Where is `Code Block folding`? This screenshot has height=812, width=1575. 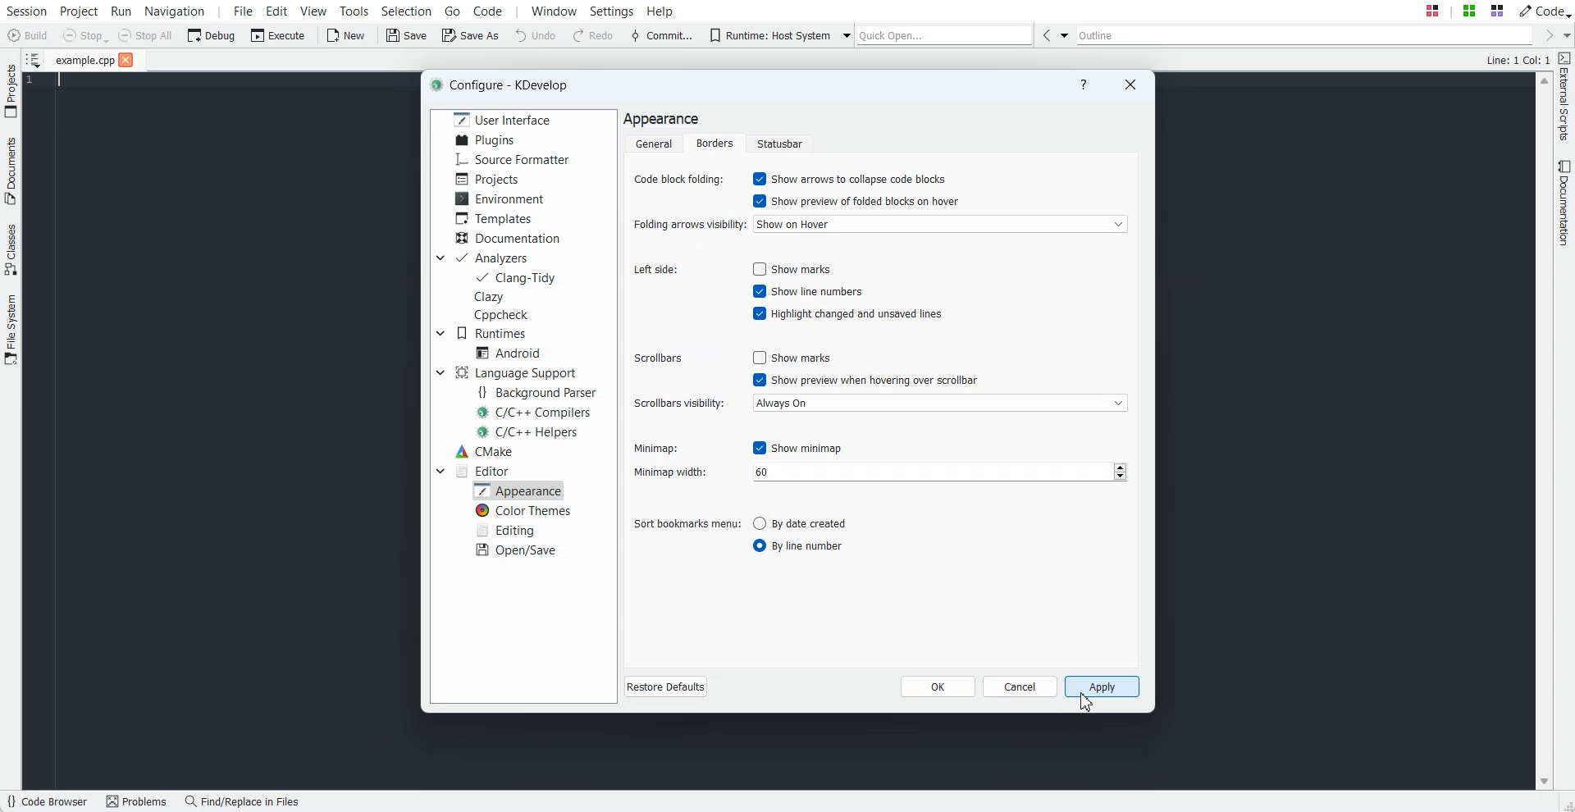 Code Block folding is located at coordinates (679, 178).